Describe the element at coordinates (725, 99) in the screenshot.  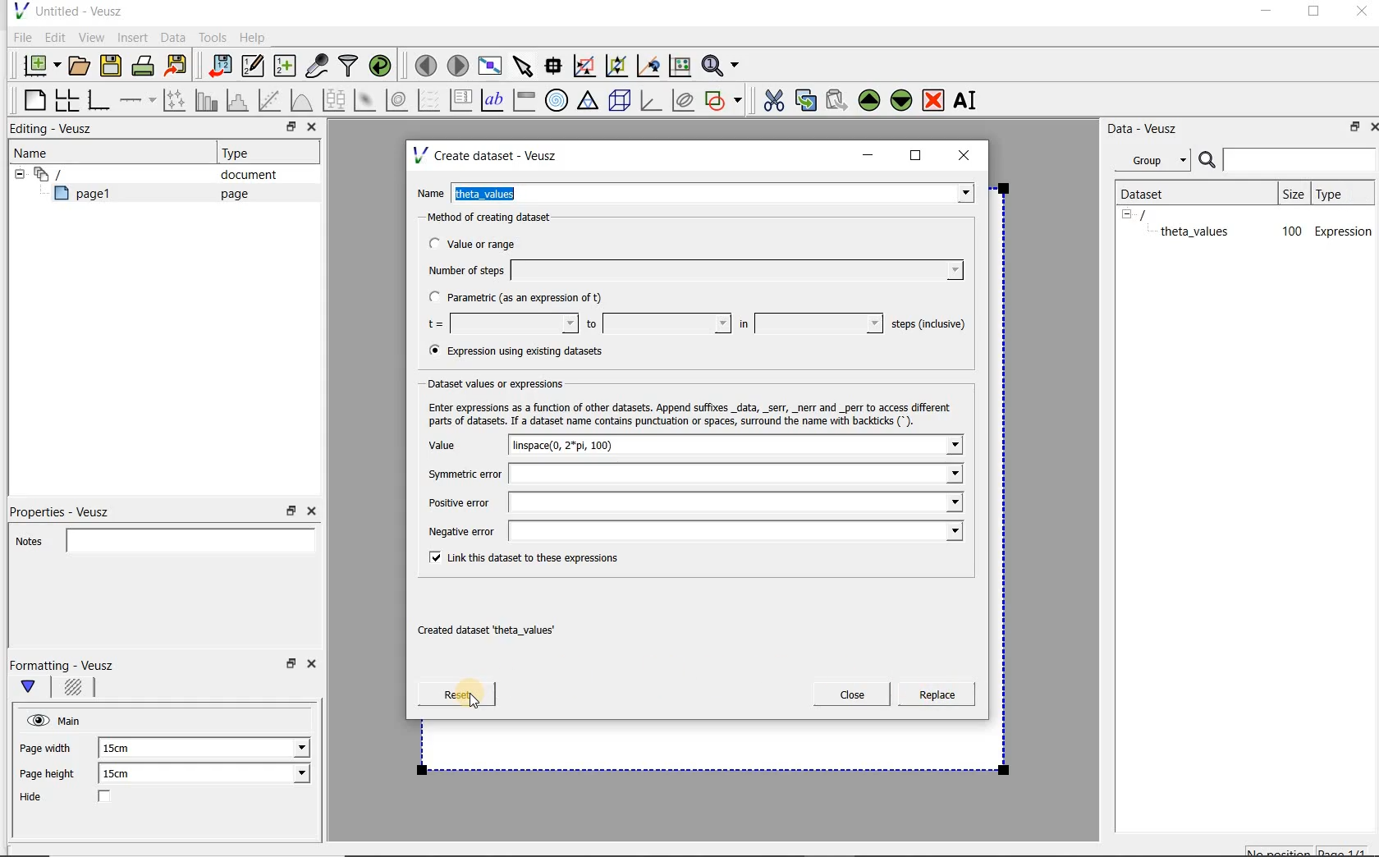
I see `add a shape to the plot` at that location.